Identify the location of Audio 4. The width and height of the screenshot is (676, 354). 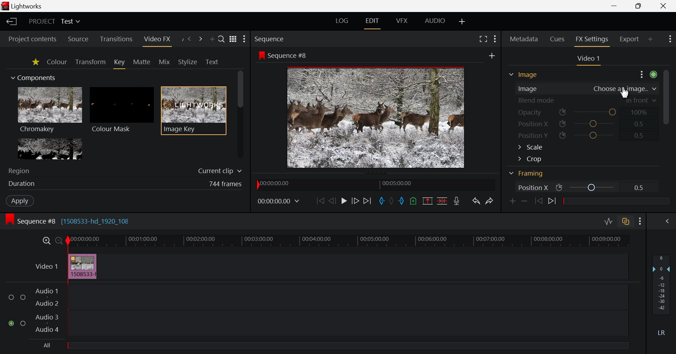
(48, 328).